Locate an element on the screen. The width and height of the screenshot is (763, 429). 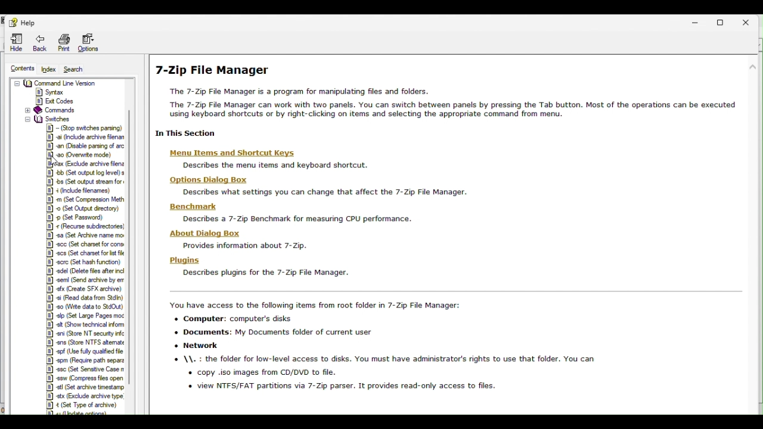
Hons Di: is located at coordinates (210, 180).